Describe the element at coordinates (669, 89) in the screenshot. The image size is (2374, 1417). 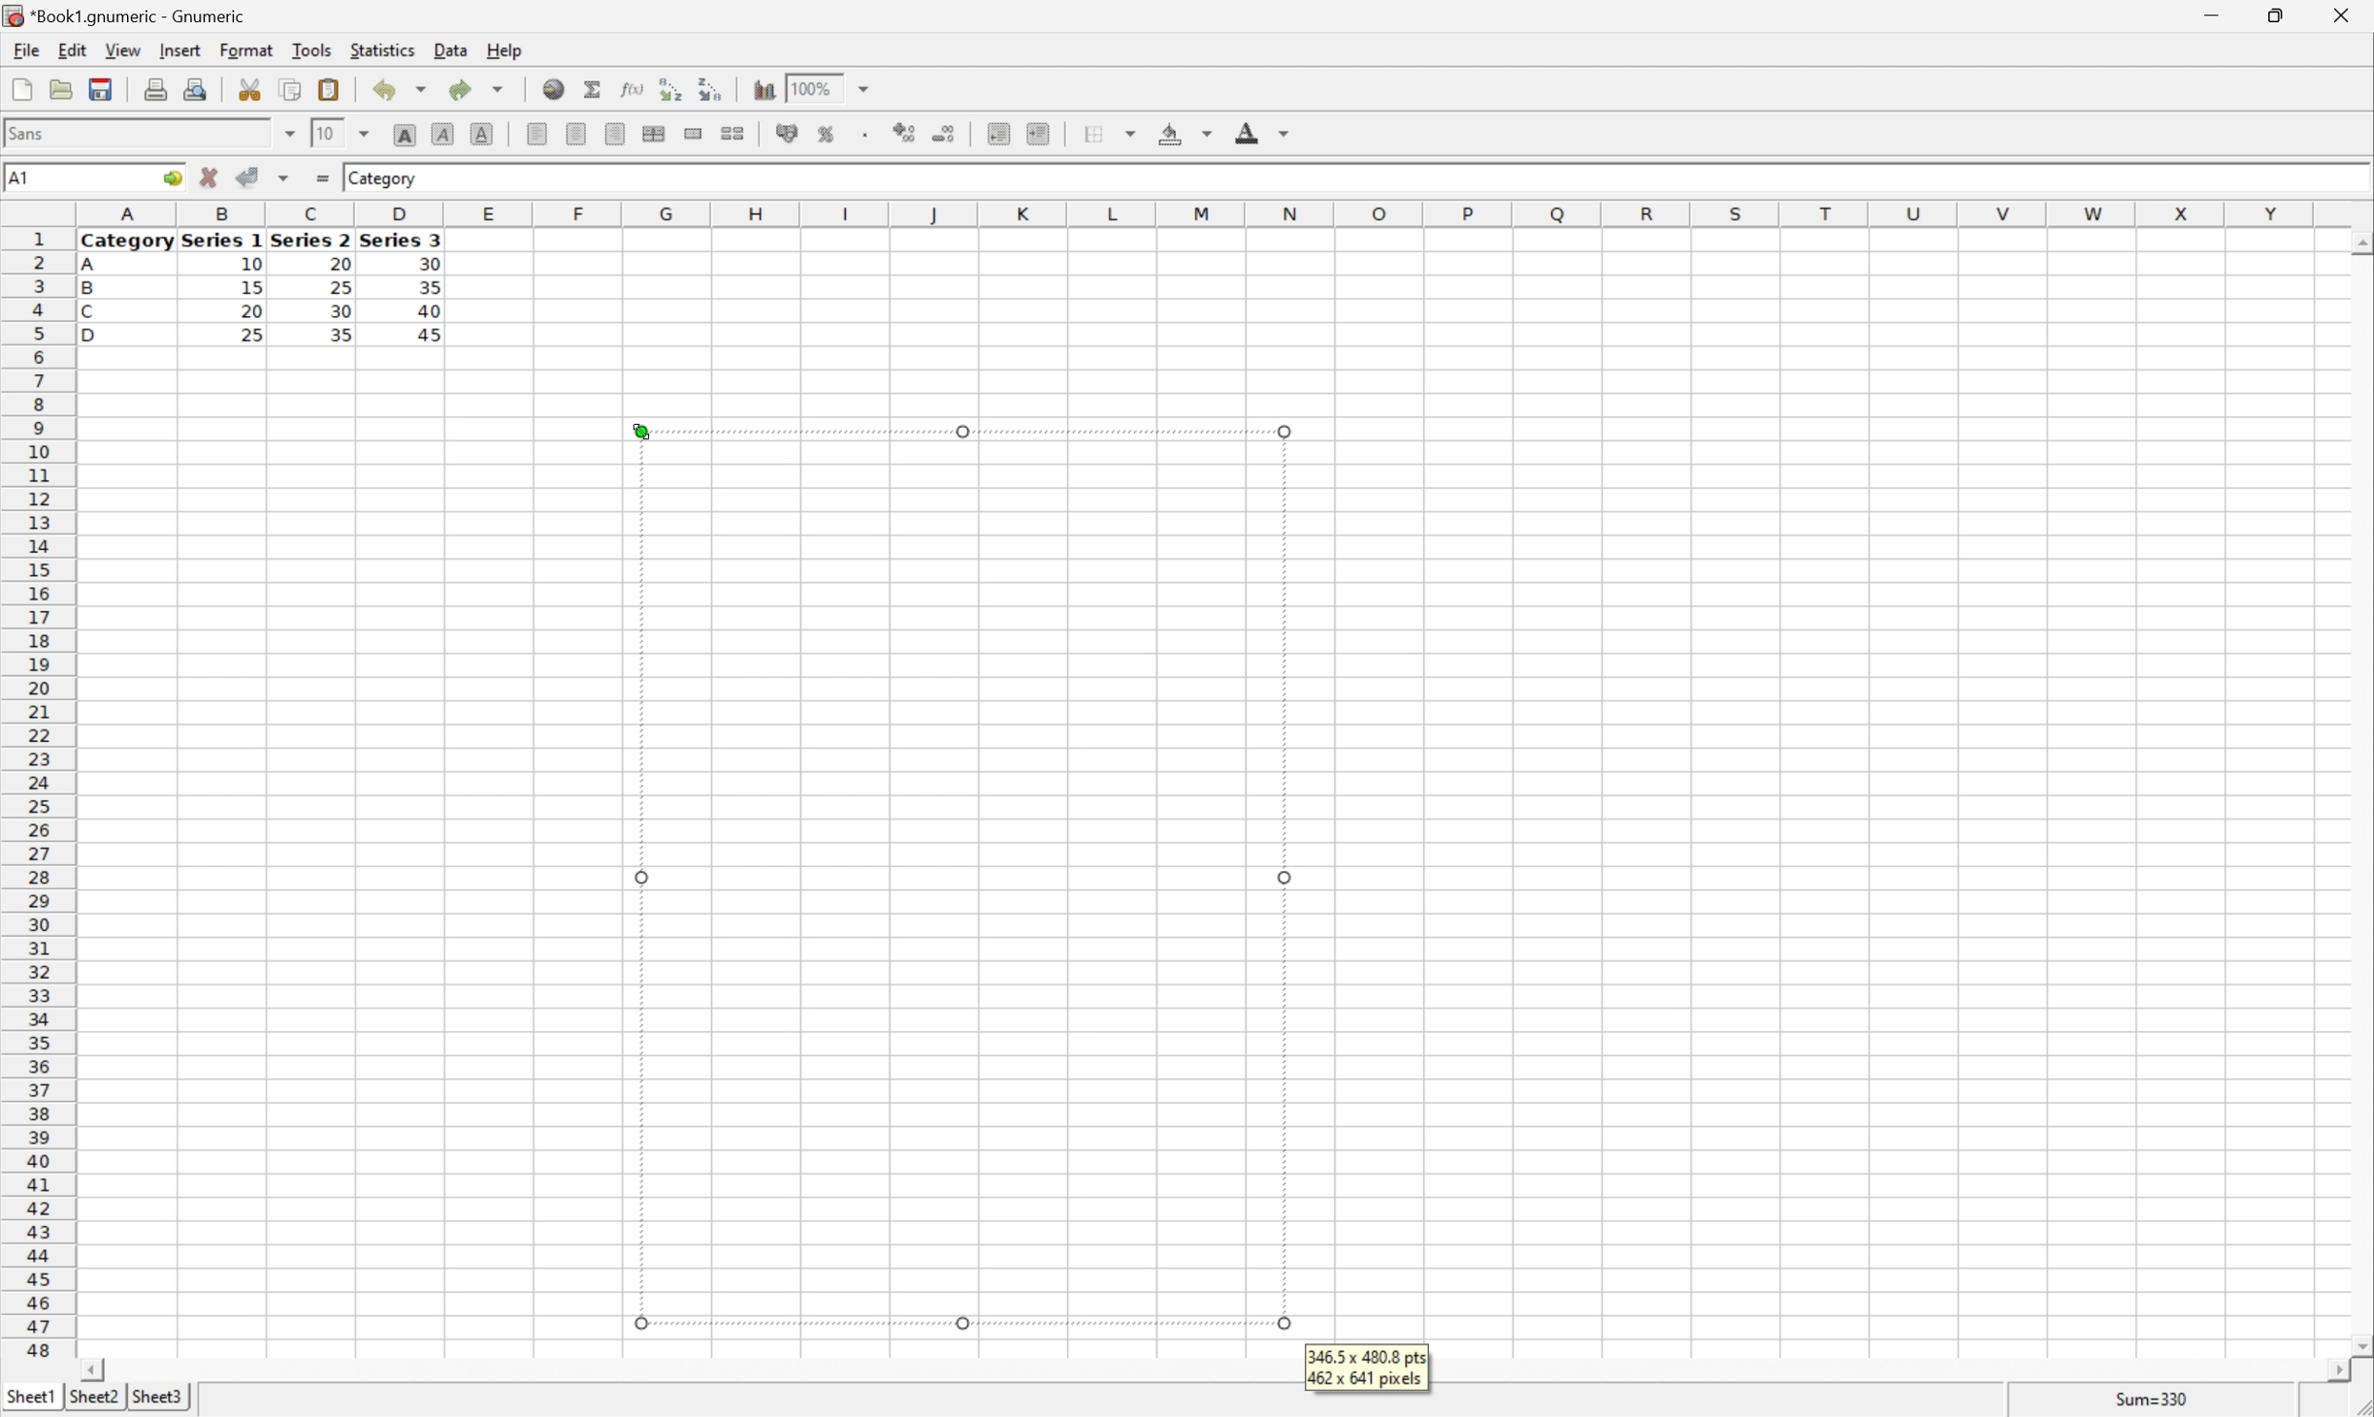
I see `Sort the selected region in ascending order based on the first column selected` at that location.